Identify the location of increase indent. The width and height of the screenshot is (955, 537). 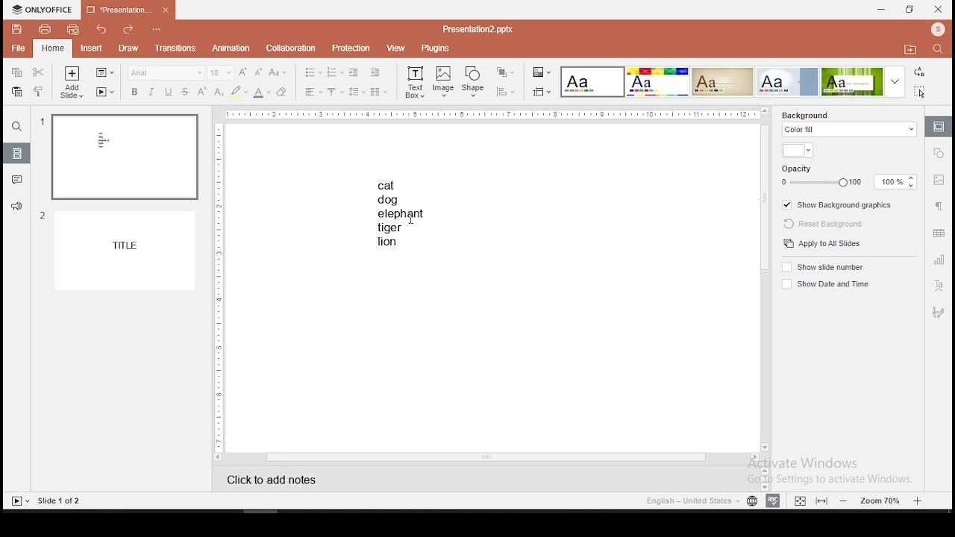
(376, 73).